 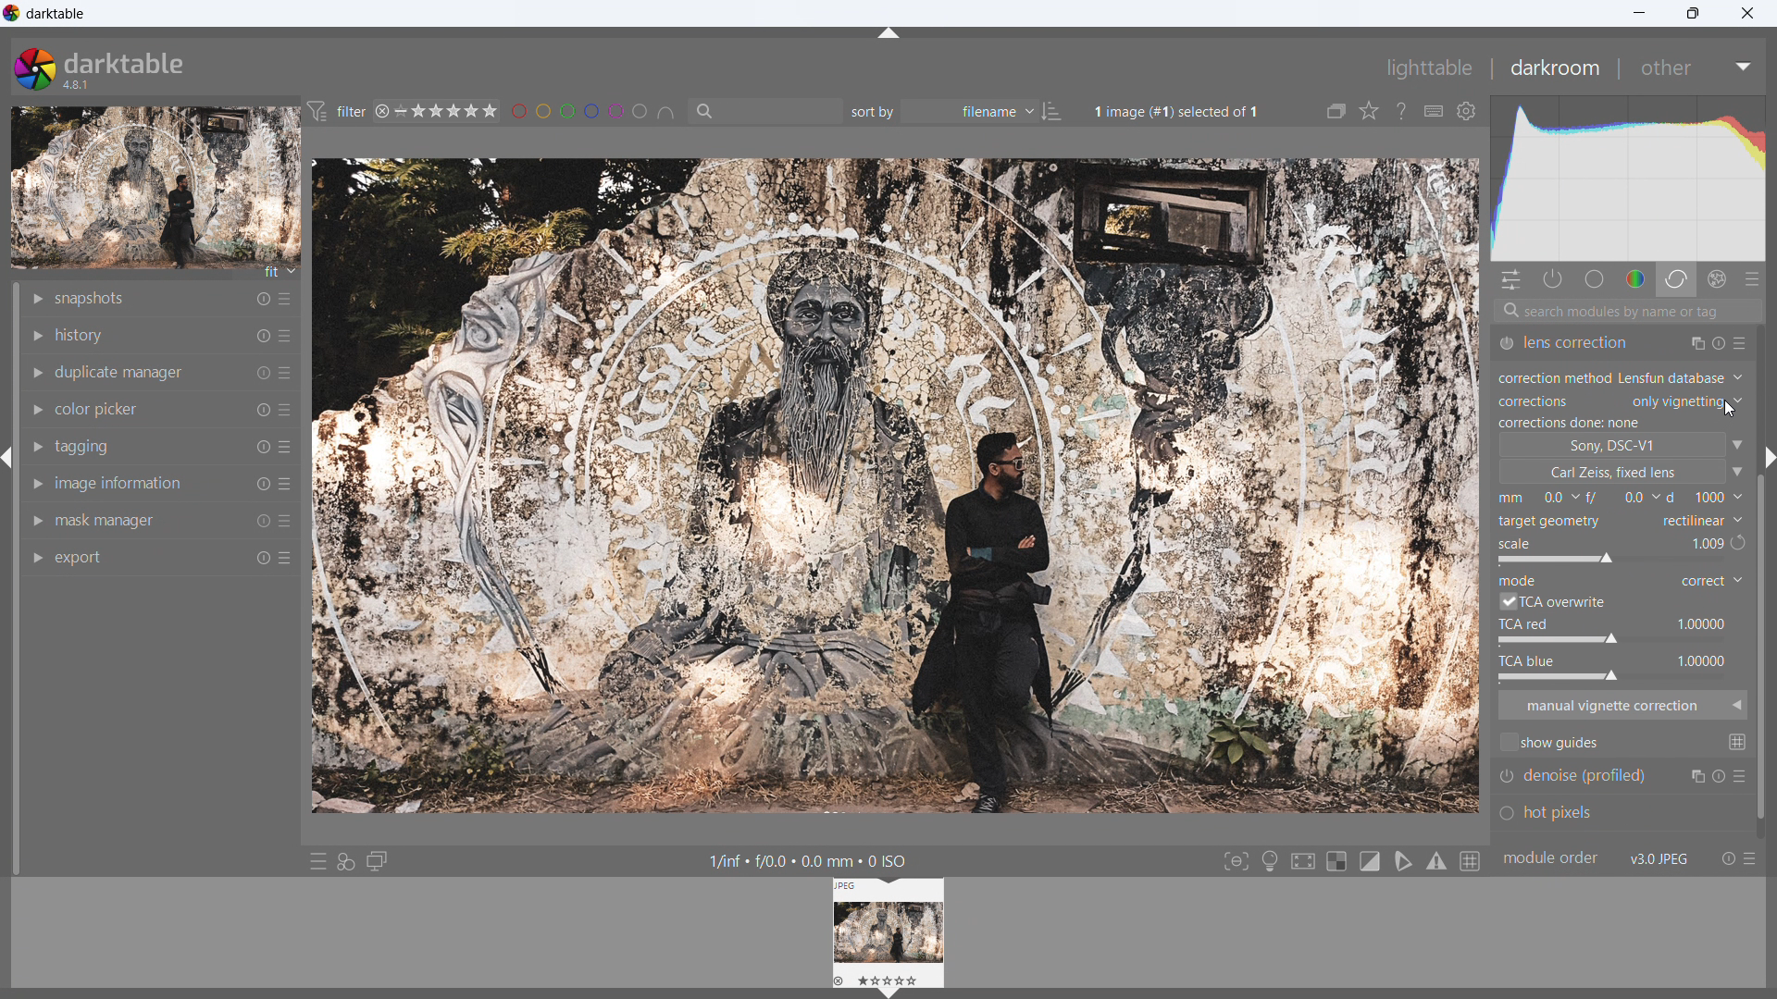 What do you see at coordinates (278, 272) in the screenshot?
I see `fit` at bounding box center [278, 272].